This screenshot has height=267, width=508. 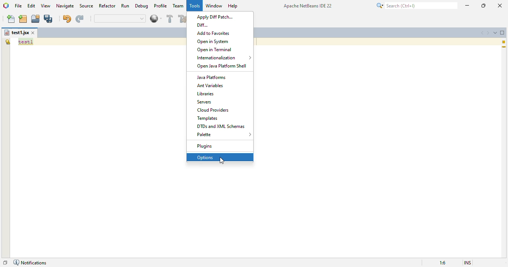 I want to click on servers, so click(x=204, y=102).